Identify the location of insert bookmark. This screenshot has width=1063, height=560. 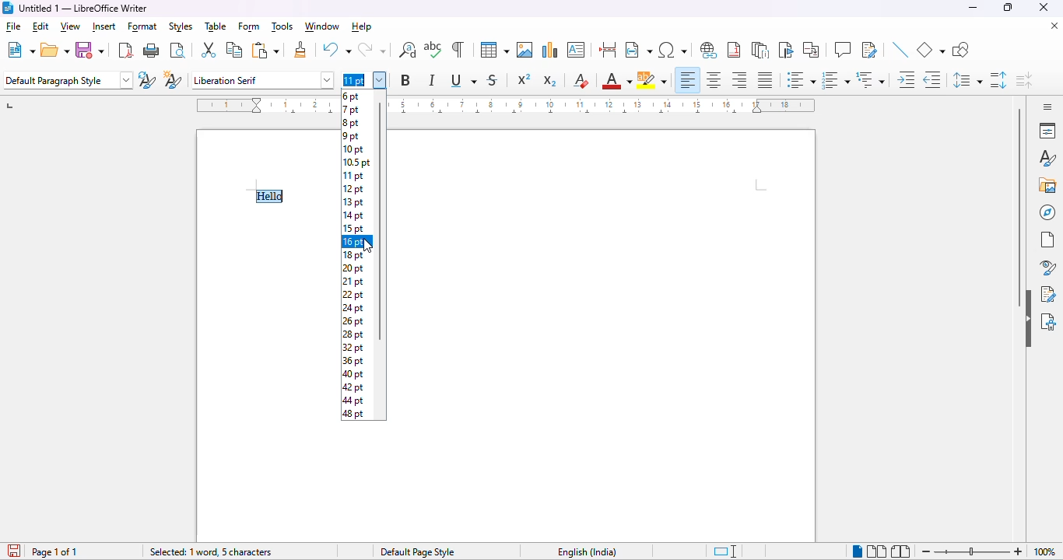
(788, 50).